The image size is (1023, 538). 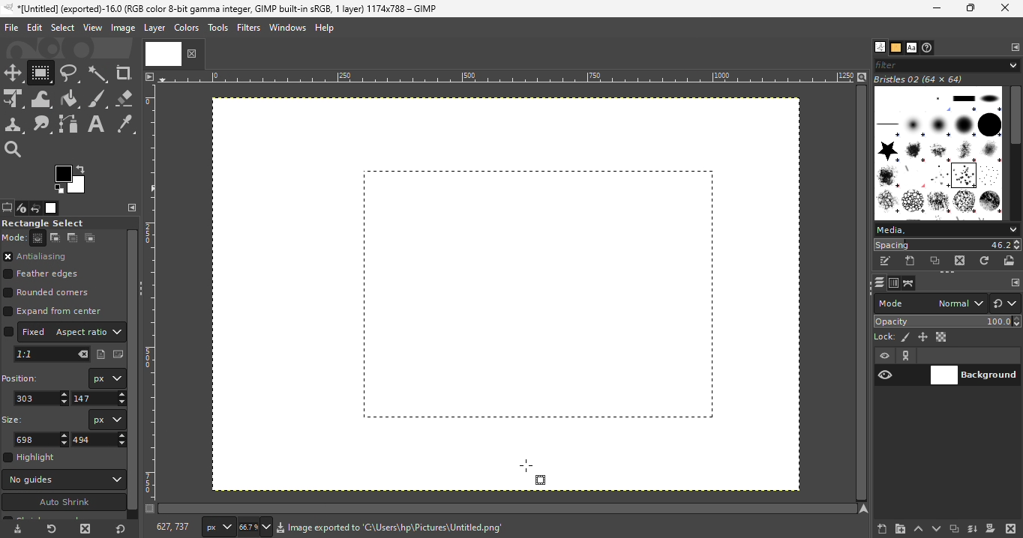 What do you see at coordinates (14, 99) in the screenshot?
I see `Unified transform tool` at bounding box center [14, 99].